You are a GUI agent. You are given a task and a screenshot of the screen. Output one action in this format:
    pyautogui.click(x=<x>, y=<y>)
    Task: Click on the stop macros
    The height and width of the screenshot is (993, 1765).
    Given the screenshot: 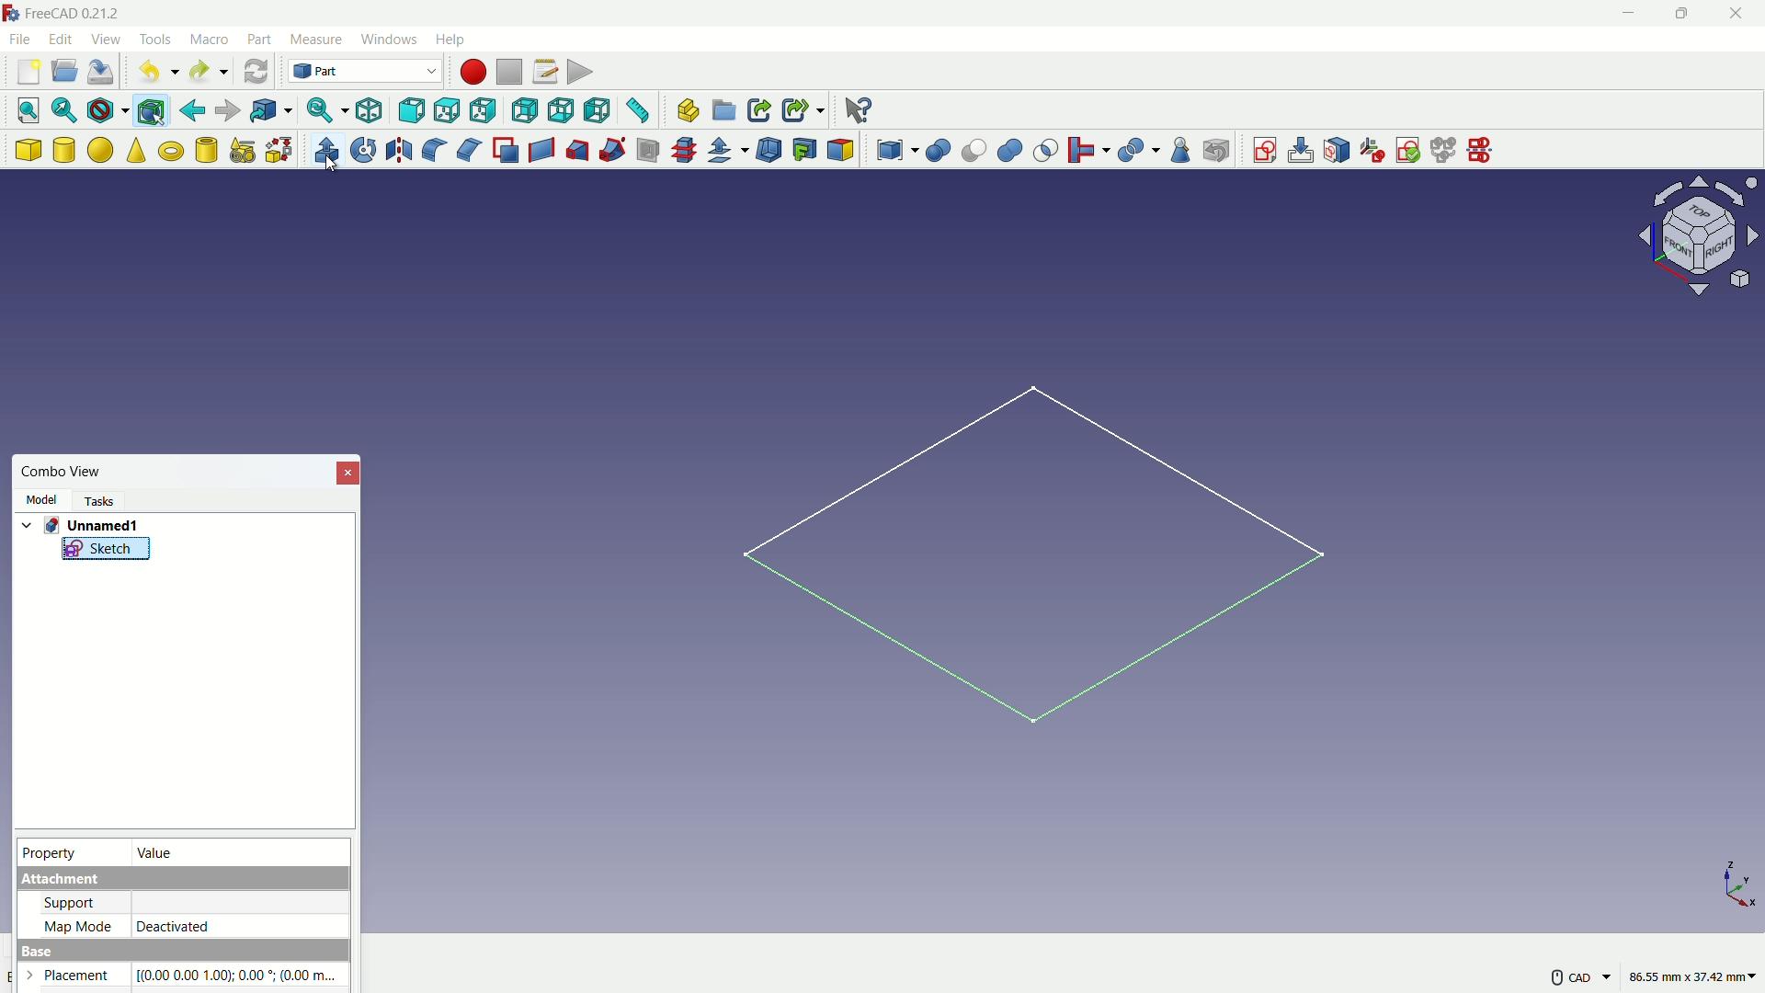 What is the action you would take?
    pyautogui.click(x=509, y=73)
    